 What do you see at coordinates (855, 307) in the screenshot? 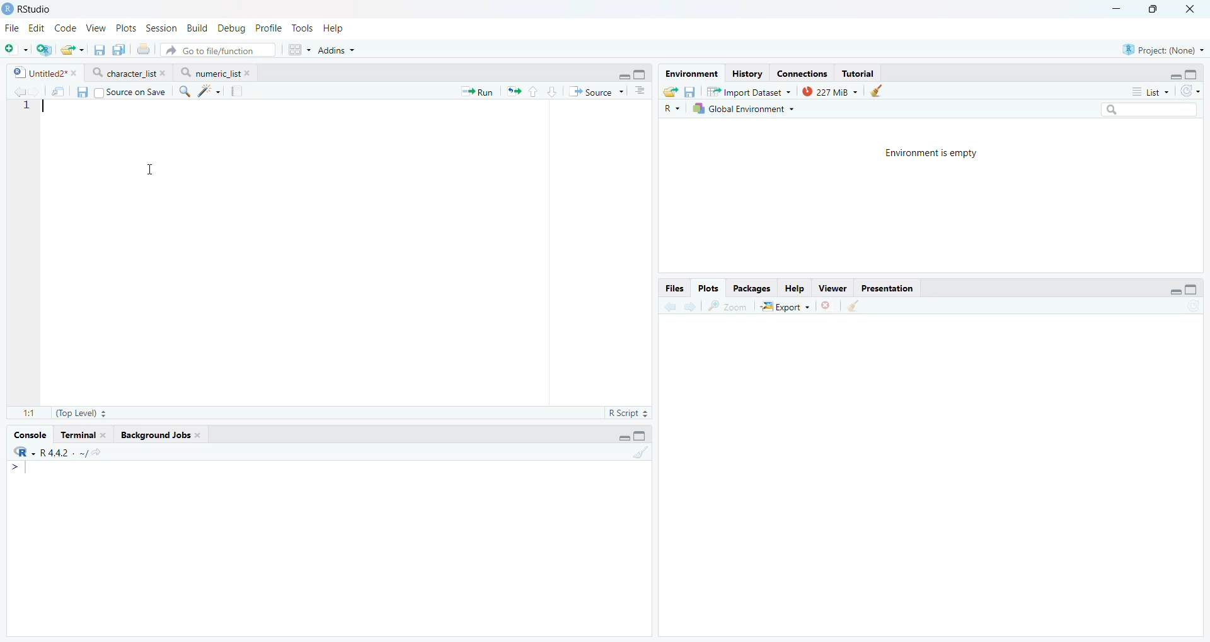
I see `Clear` at bounding box center [855, 307].